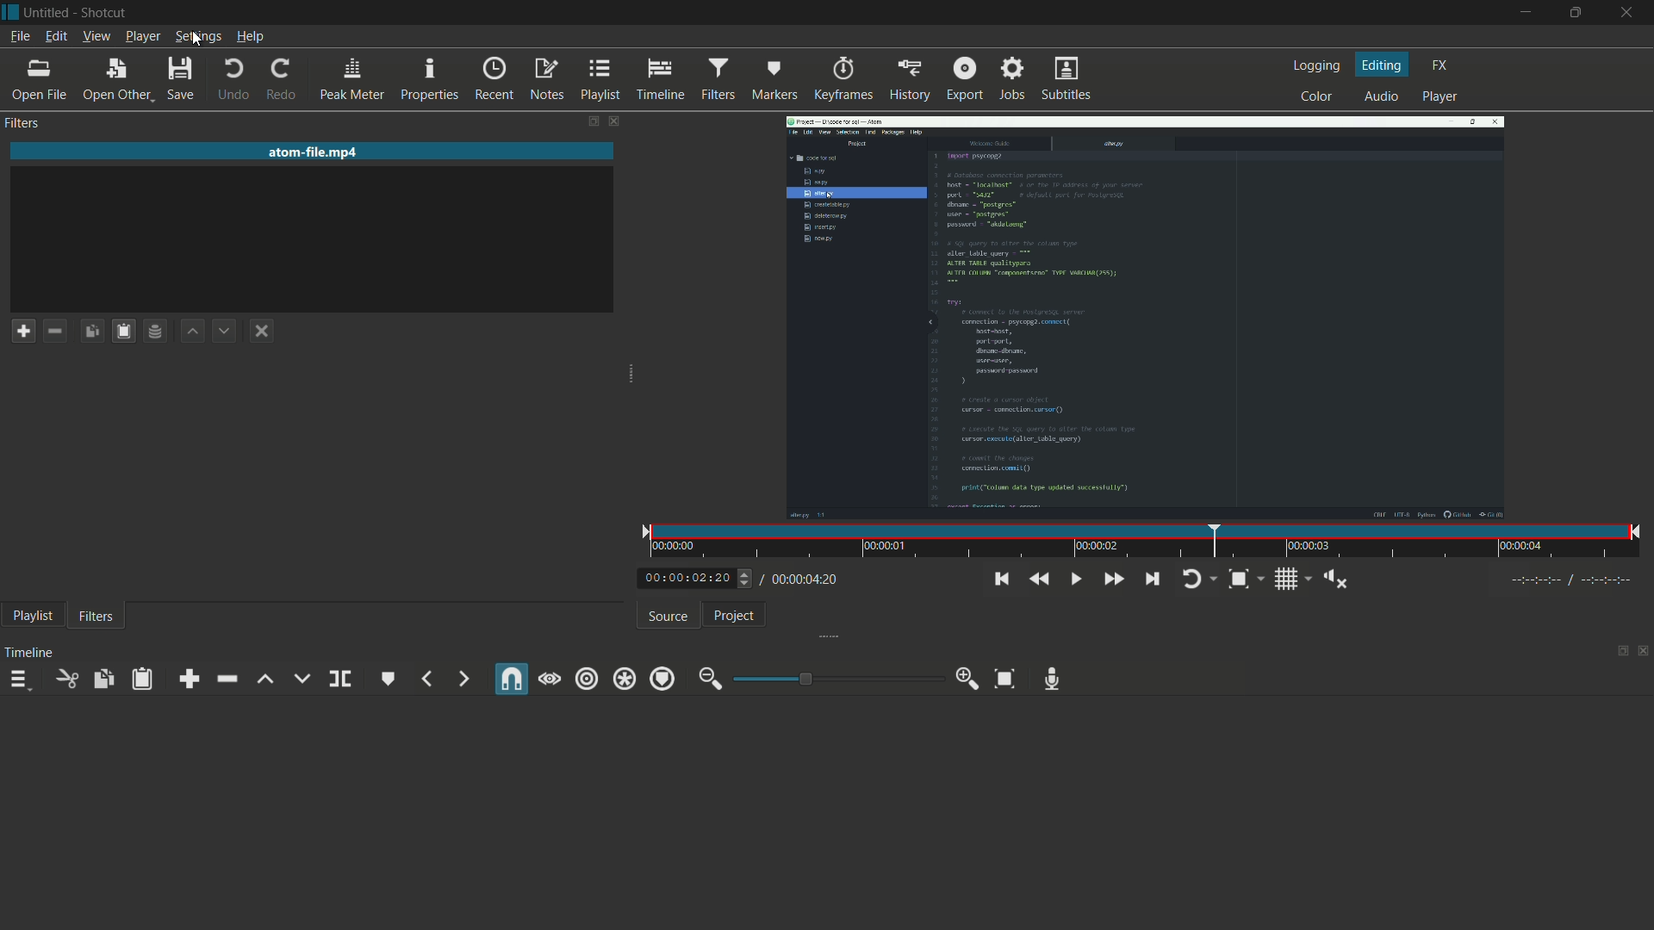 The width and height of the screenshot is (1654, 930). What do you see at coordinates (141, 38) in the screenshot?
I see `player menu` at bounding box center [141, 38].